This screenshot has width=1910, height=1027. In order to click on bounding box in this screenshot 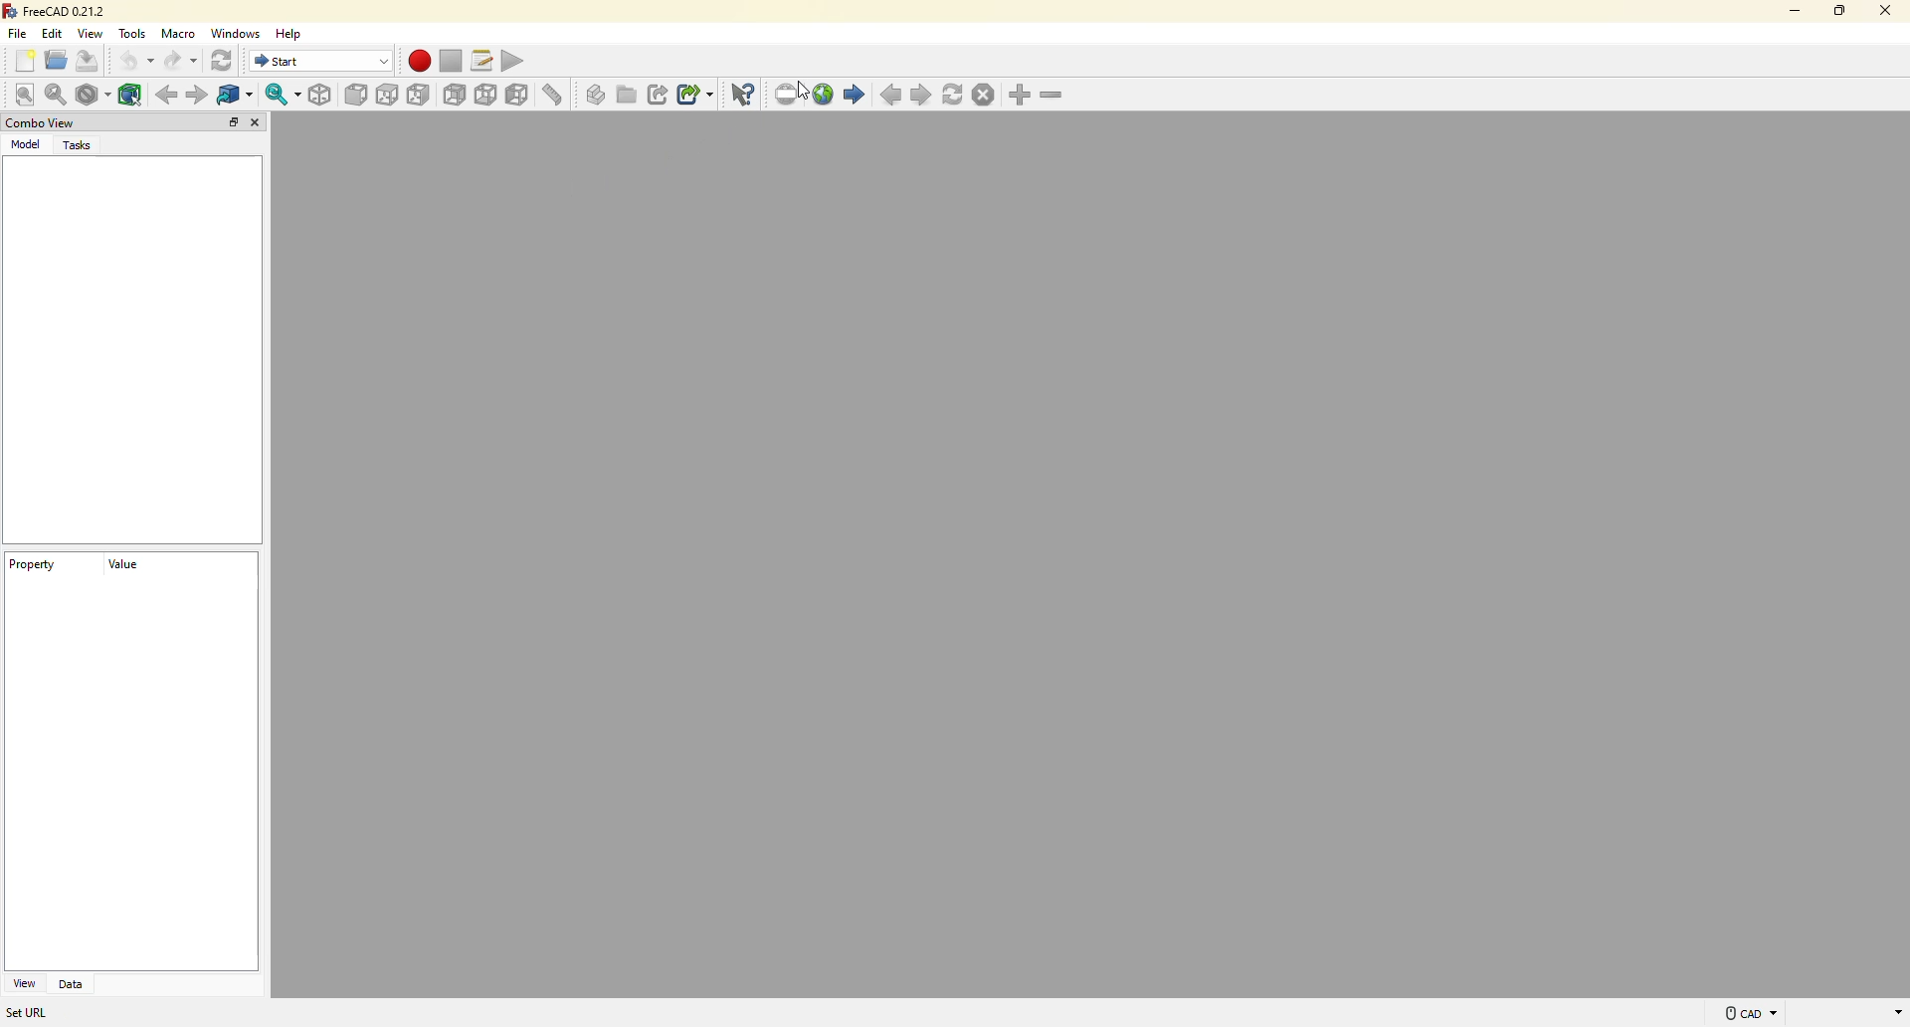, I will do `click(132, 93)`.